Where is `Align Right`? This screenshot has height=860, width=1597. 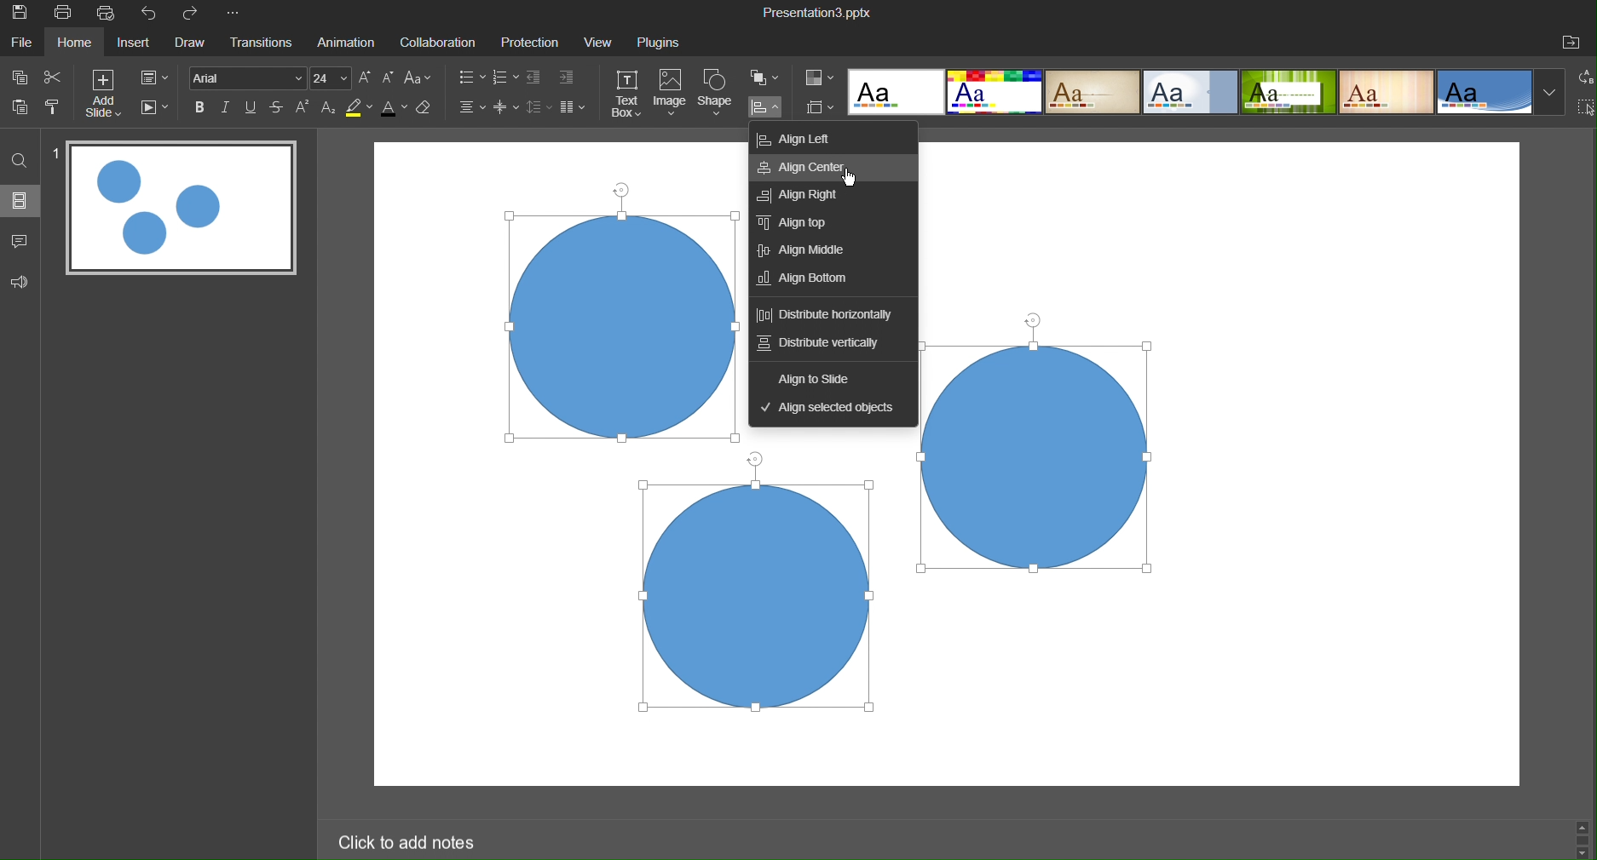
Align Right is located at coordinates (804, 196).